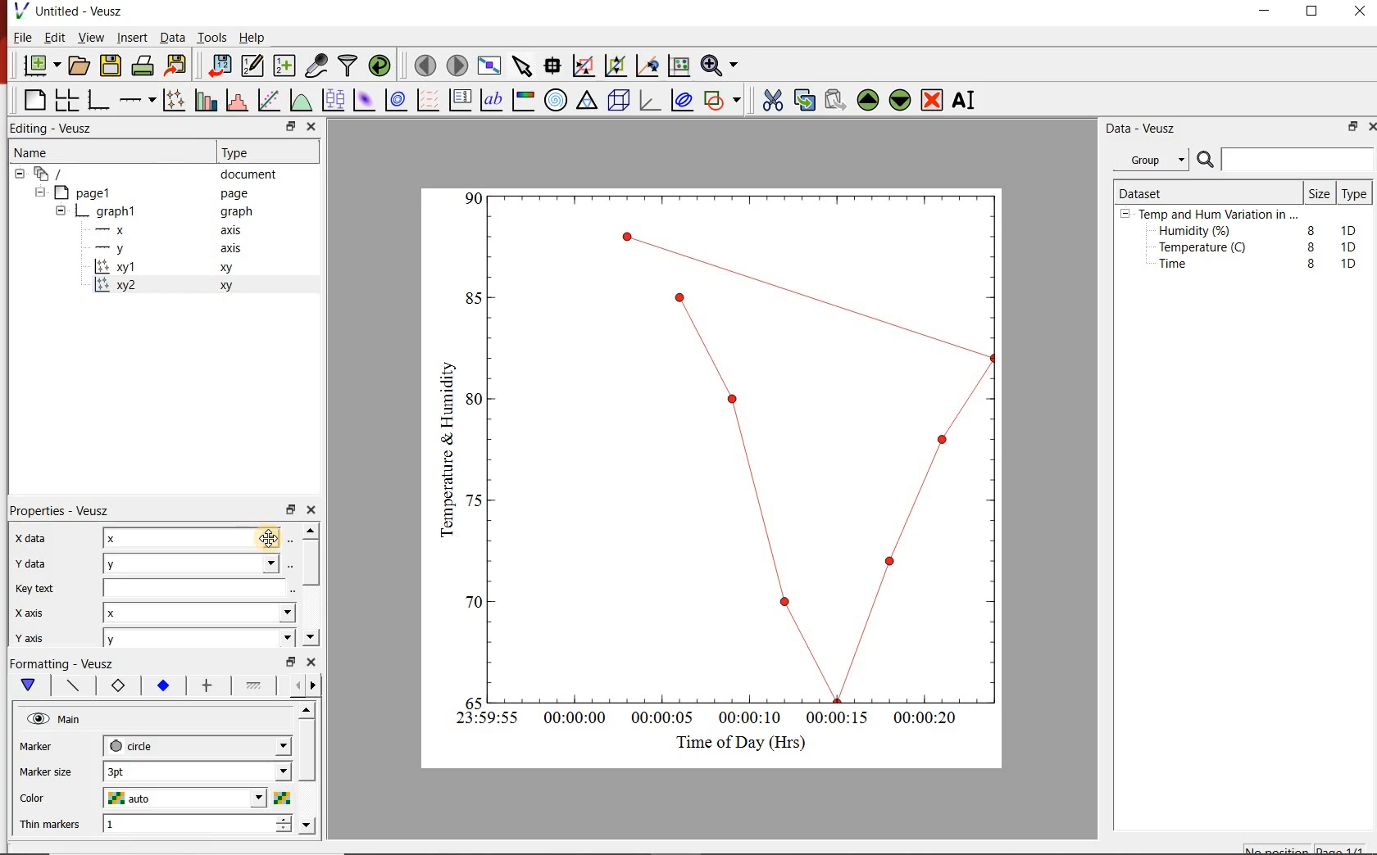 Image resolution: width=1377 pixels, height=855 pixels. What do you see at coordinates (69, 97) in the screenshot?
I see `arrange graphs in a grid` at bounding box center [69, 97].